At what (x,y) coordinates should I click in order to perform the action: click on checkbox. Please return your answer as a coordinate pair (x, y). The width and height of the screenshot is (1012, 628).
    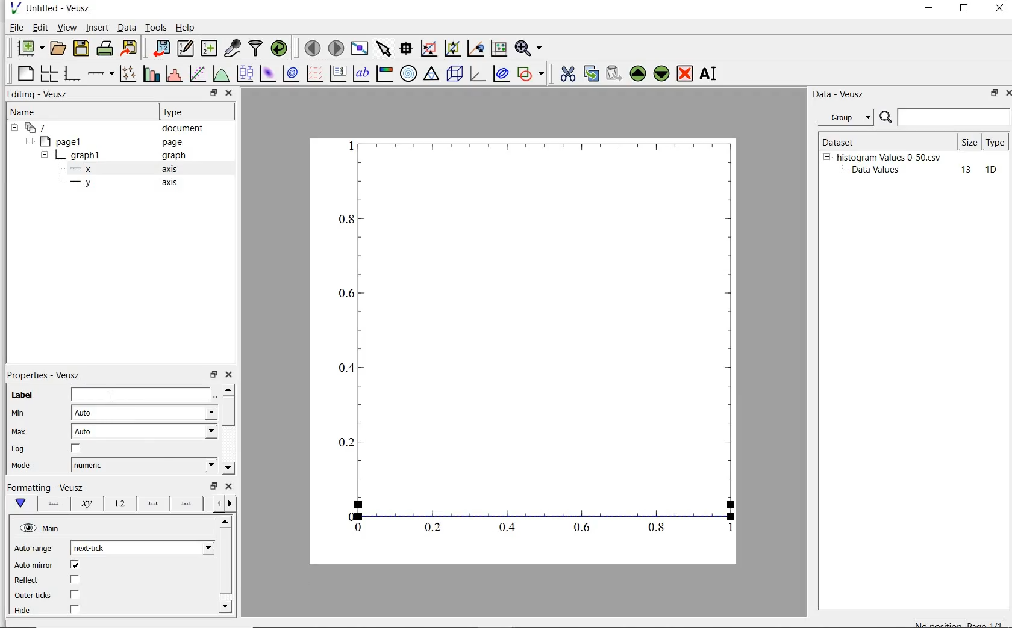
    Looking at the image, I should click on (75, 580).